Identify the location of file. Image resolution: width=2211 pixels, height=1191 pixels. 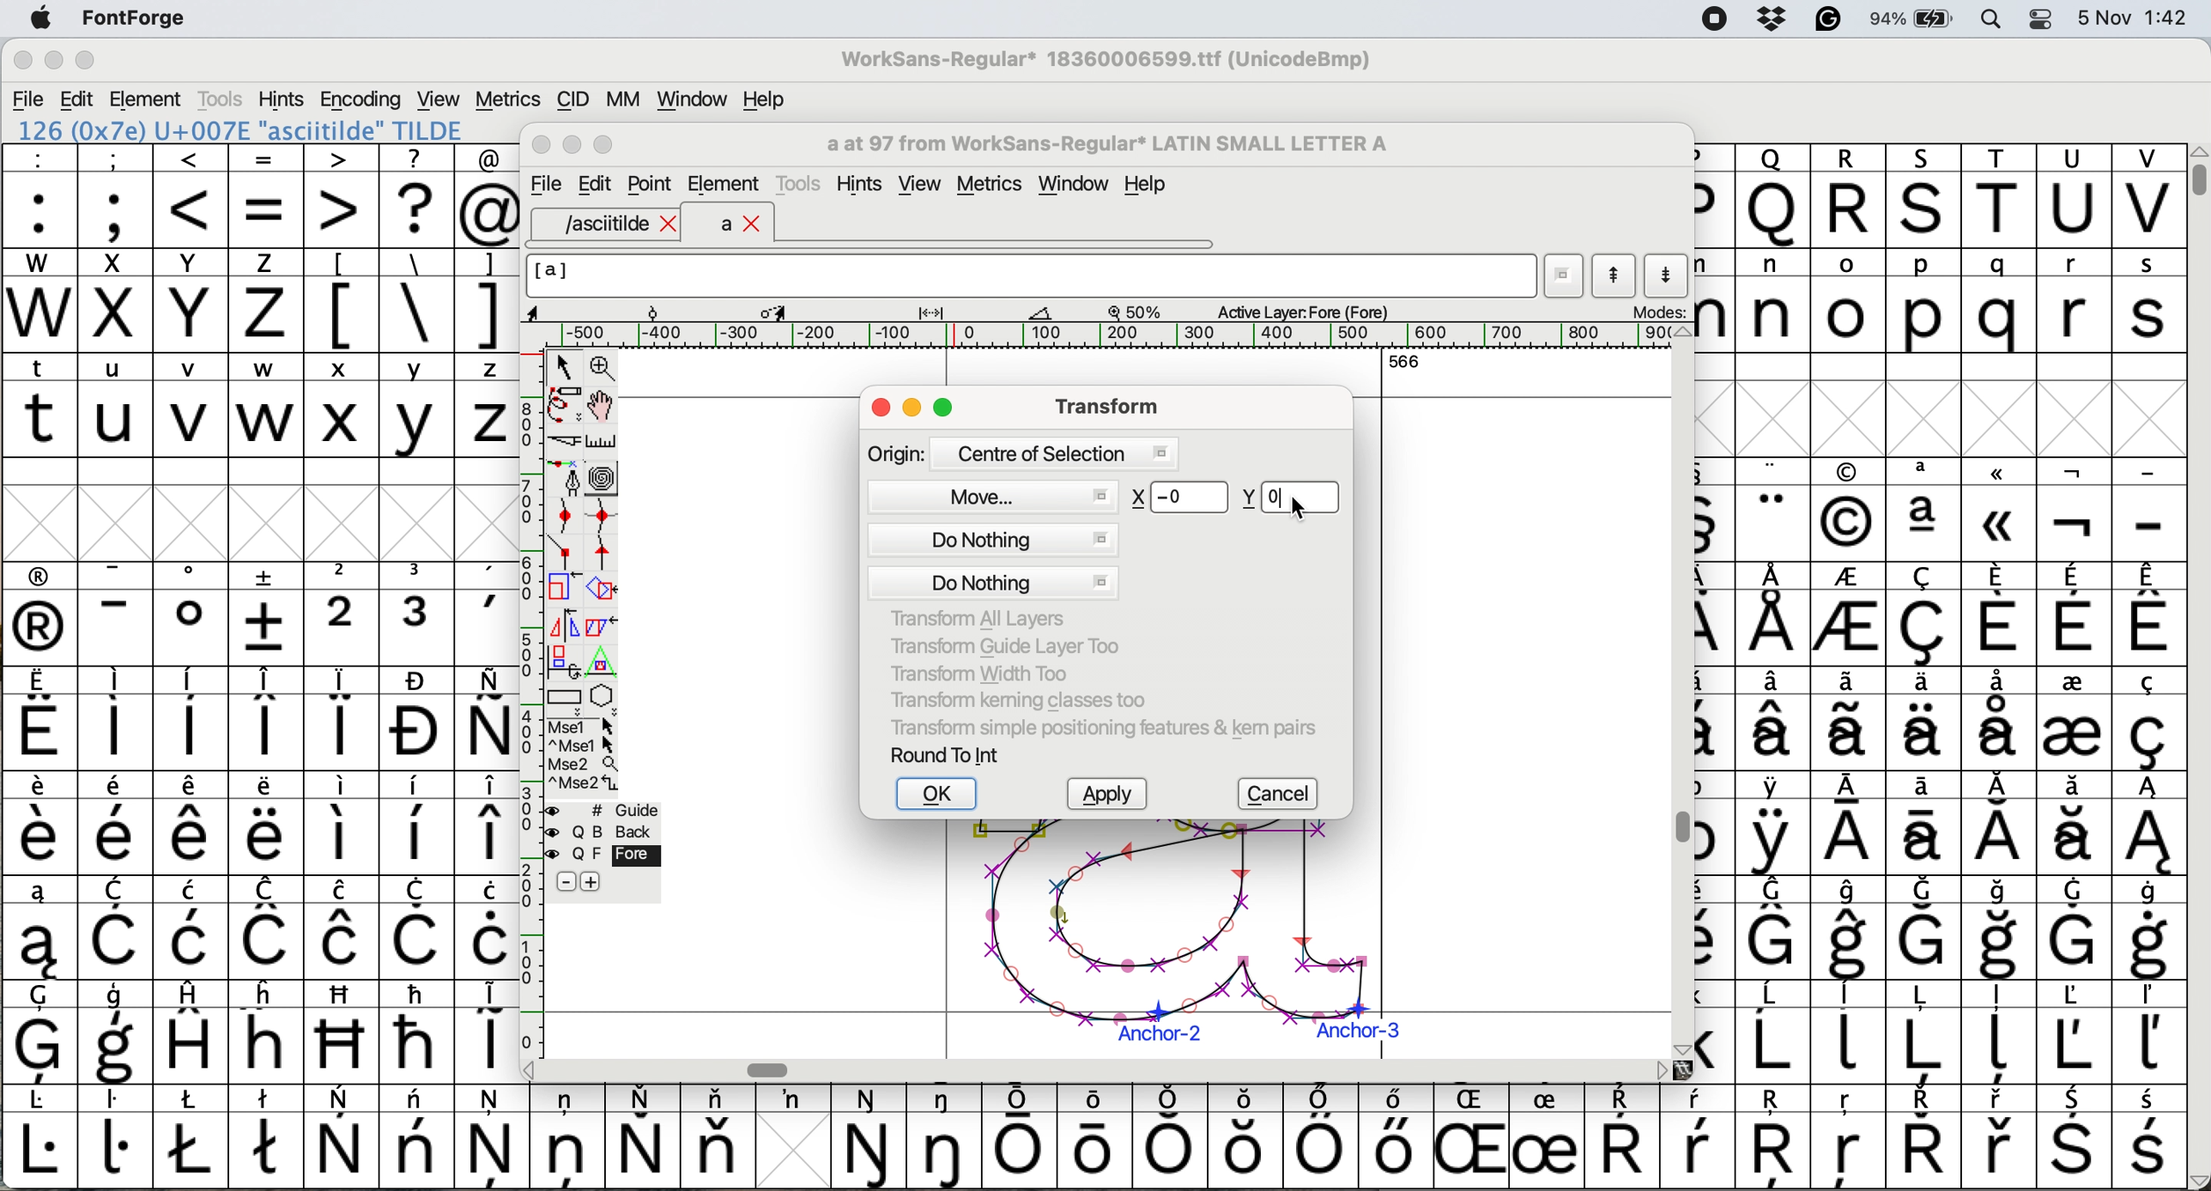
(543, 184).